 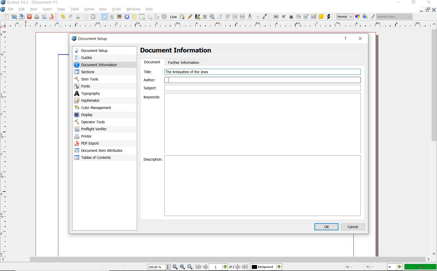 I want to click on shape, so click(x=150, y=17).